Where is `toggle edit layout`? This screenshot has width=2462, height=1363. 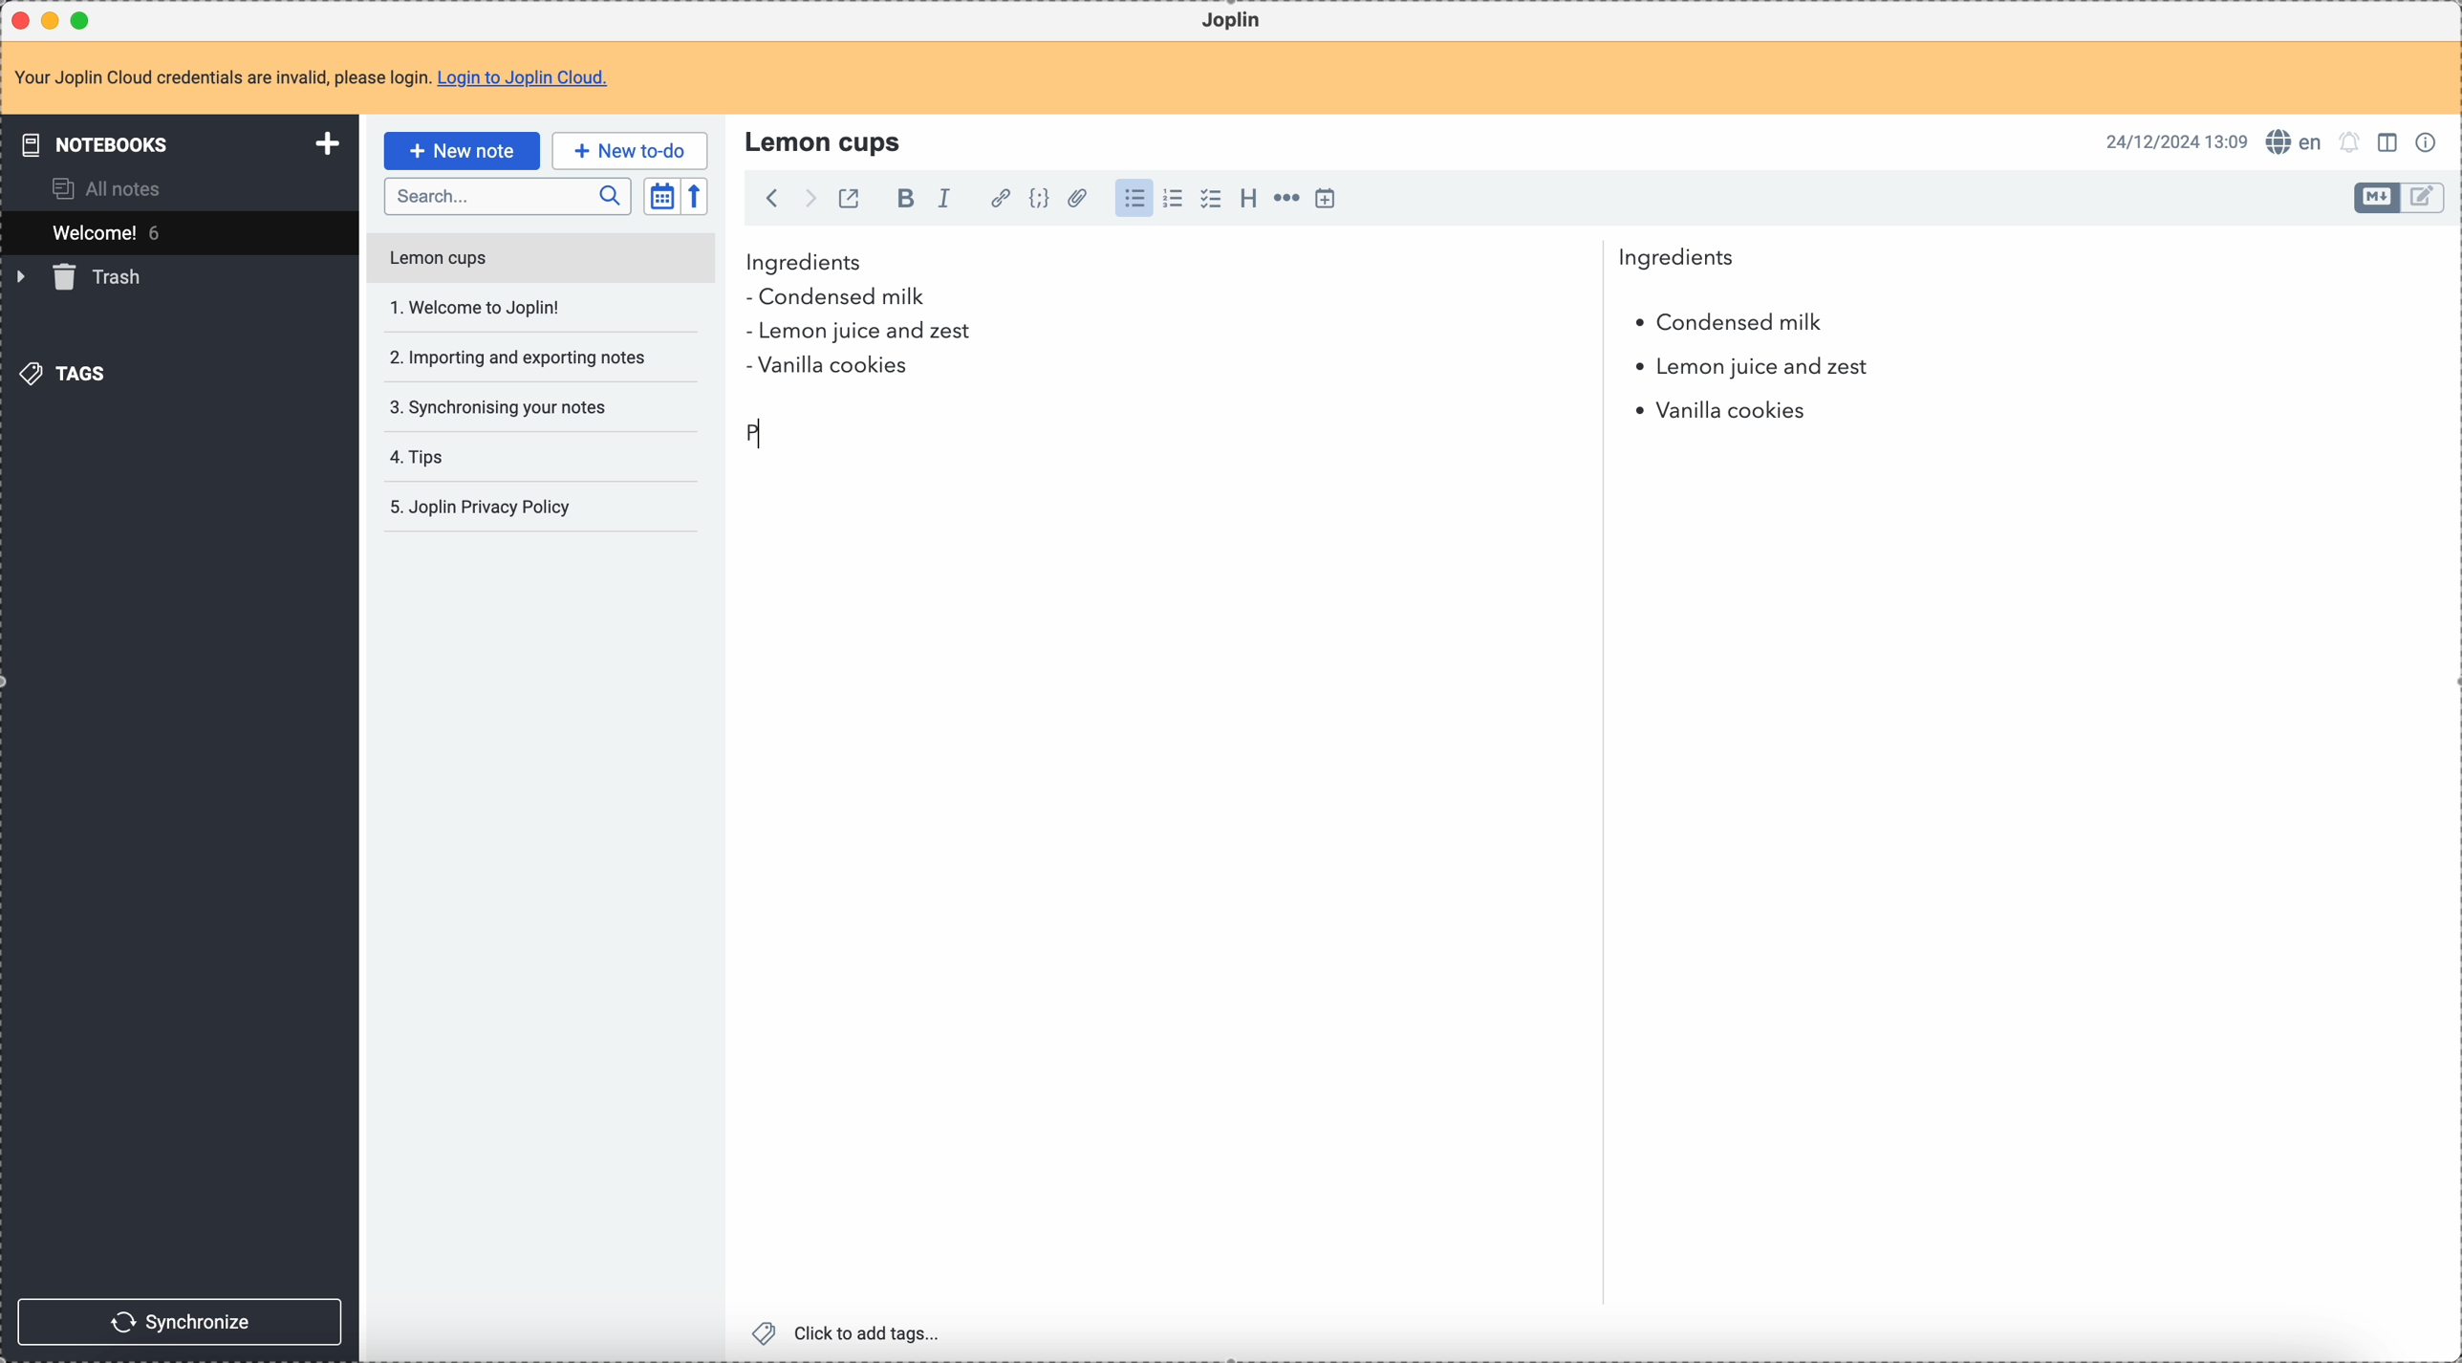 toggle edit layout is located at coordinates (2390, 141).